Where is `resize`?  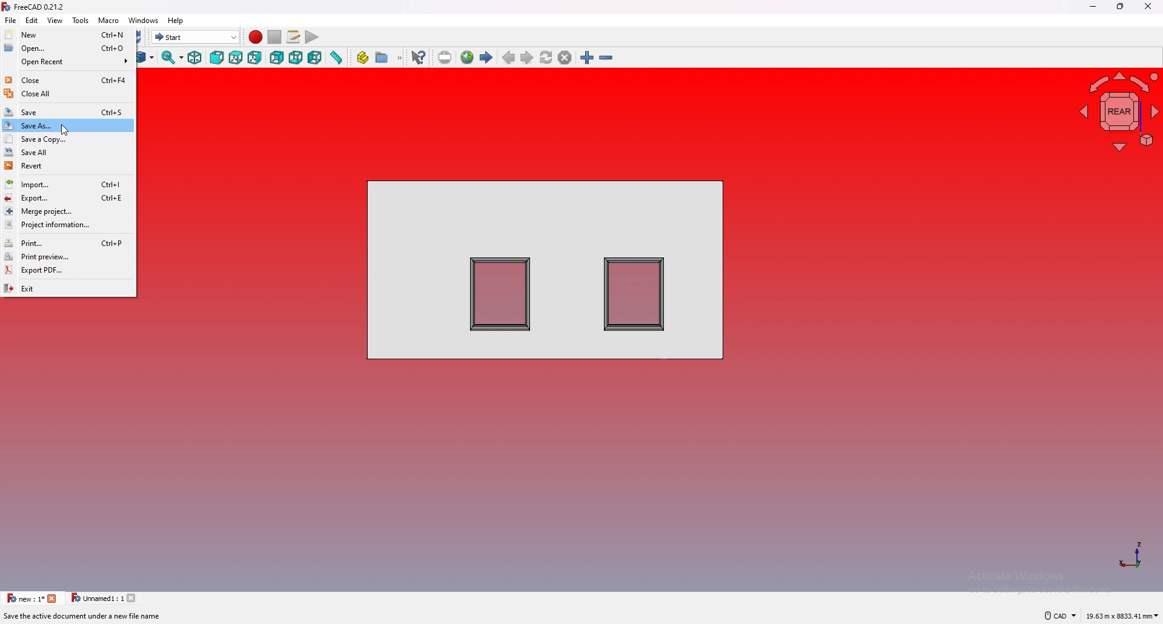 resize is located at coordinates (1122, 6).